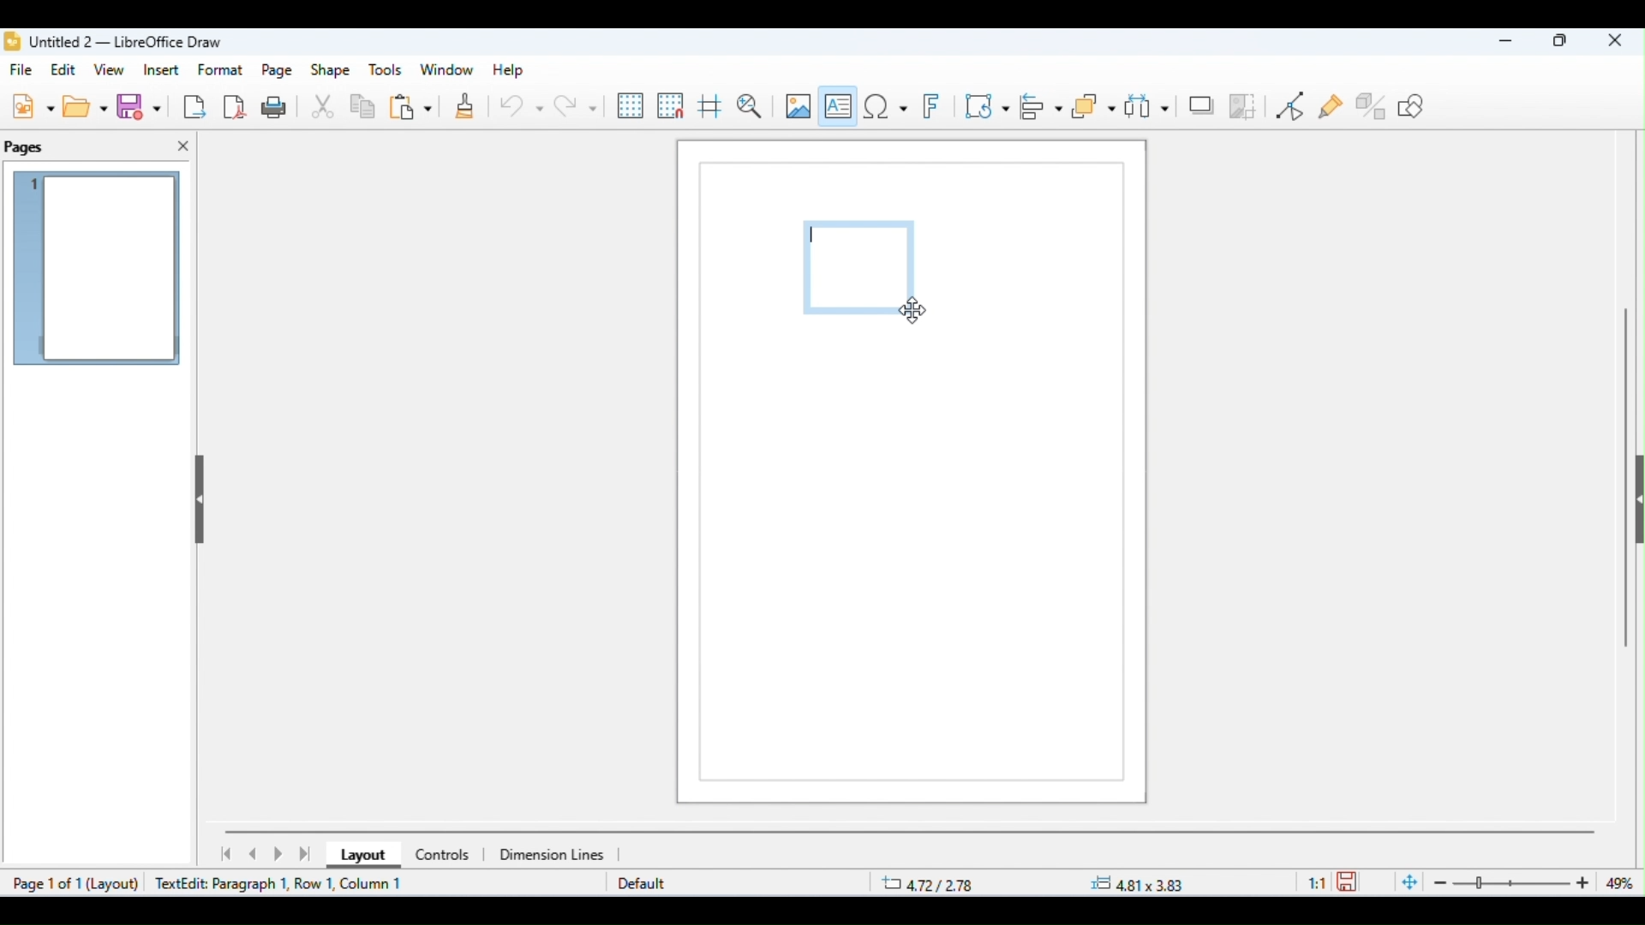  Describe the element at coordinates (1500, 44) in the screenshot. I see `minimize` at that location.